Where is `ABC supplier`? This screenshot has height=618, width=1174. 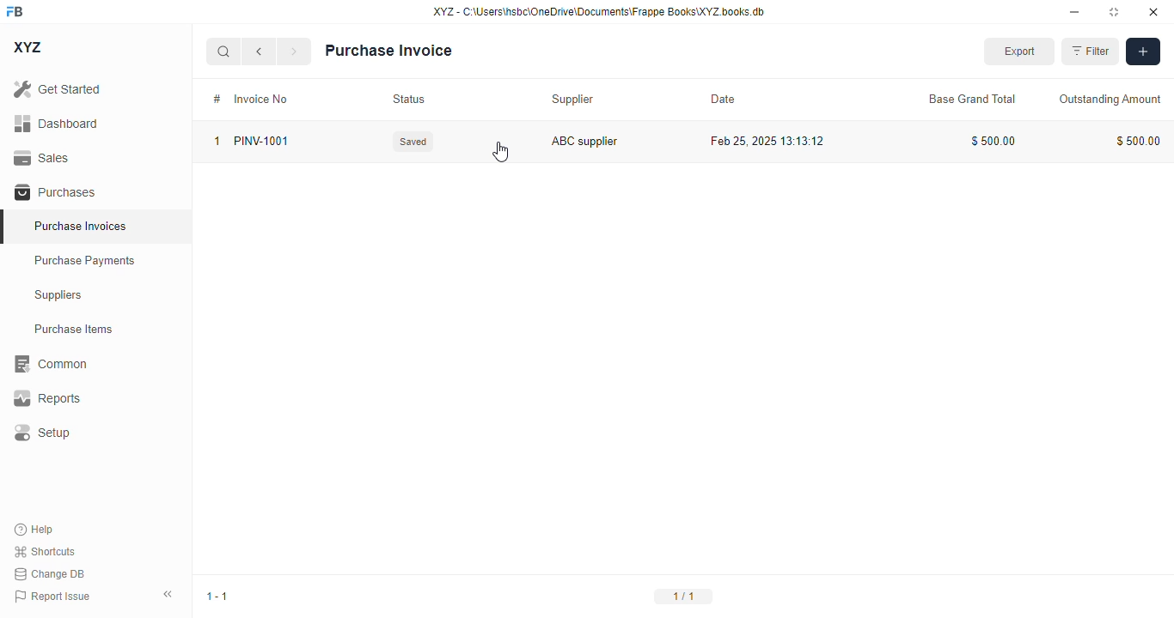 ABC supplier is located at coordinates (584, 141).